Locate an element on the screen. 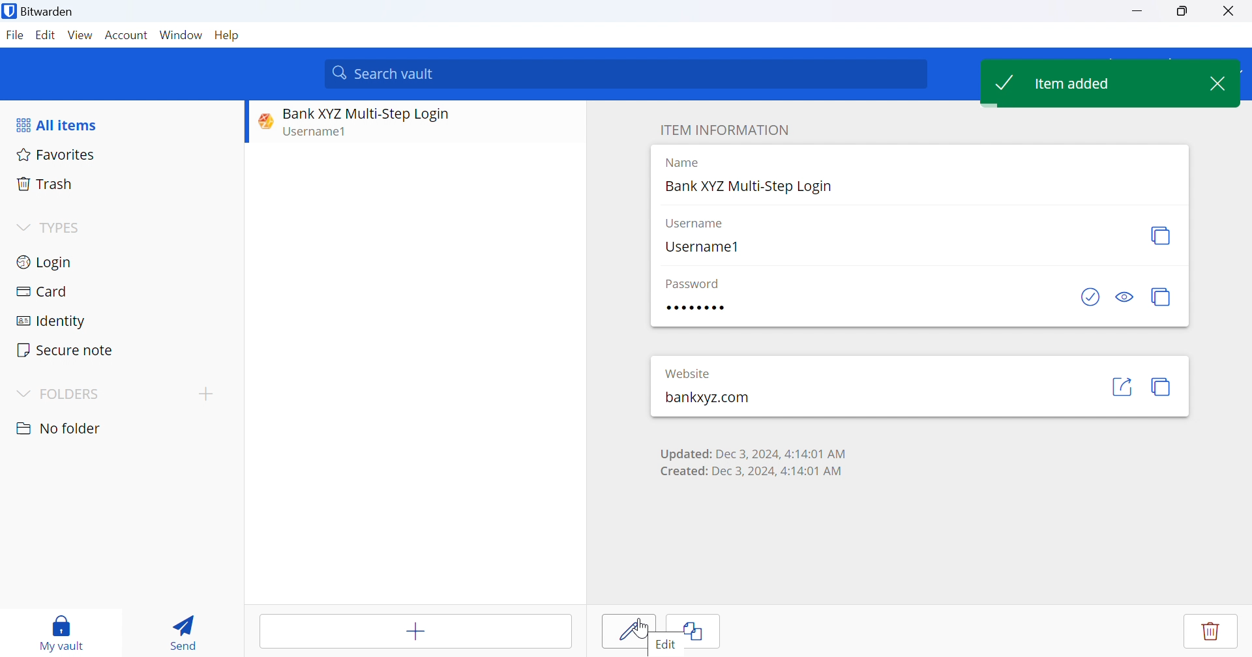 The width and height of the screenshot is (1252, 657). No folder is located at coordinates (59, 428).